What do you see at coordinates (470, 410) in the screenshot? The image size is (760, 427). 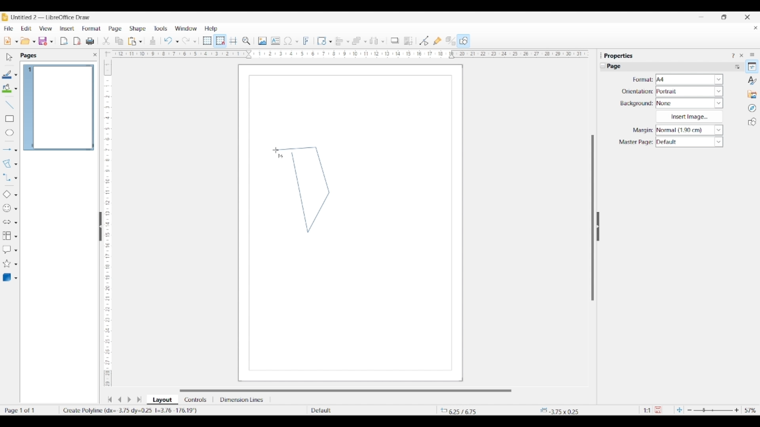 I see `Cursor co-ordinates changed` at bounding box center [470, 410].